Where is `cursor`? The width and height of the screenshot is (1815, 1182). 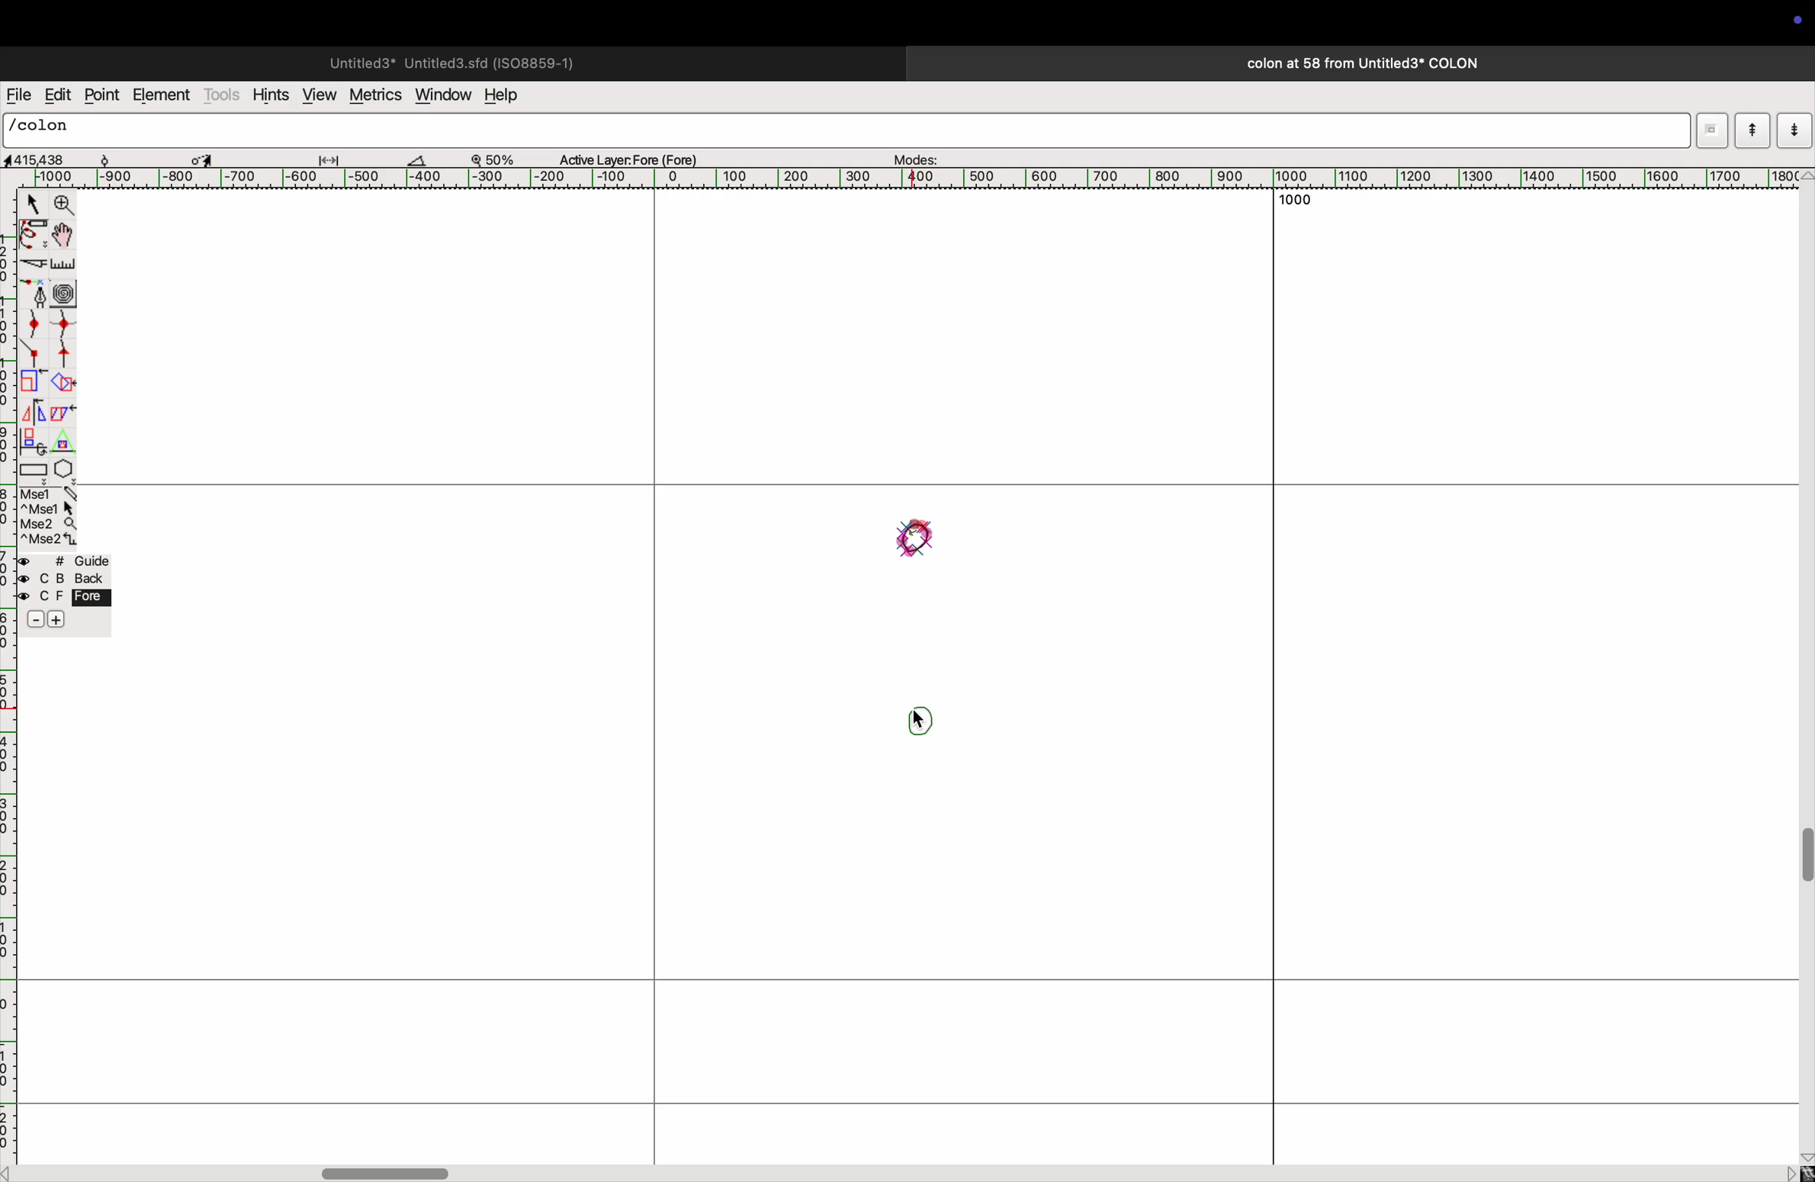
cursor is located at coordinates (920, 720).